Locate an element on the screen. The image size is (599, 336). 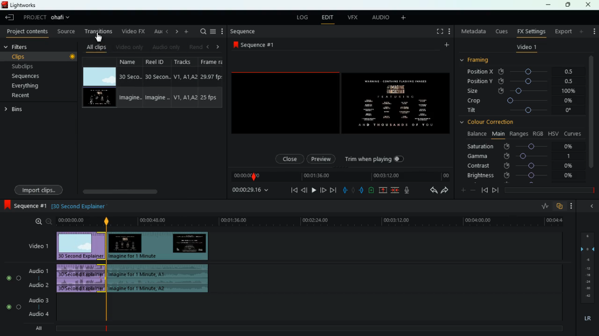
time is located at coordinates (309, 221).